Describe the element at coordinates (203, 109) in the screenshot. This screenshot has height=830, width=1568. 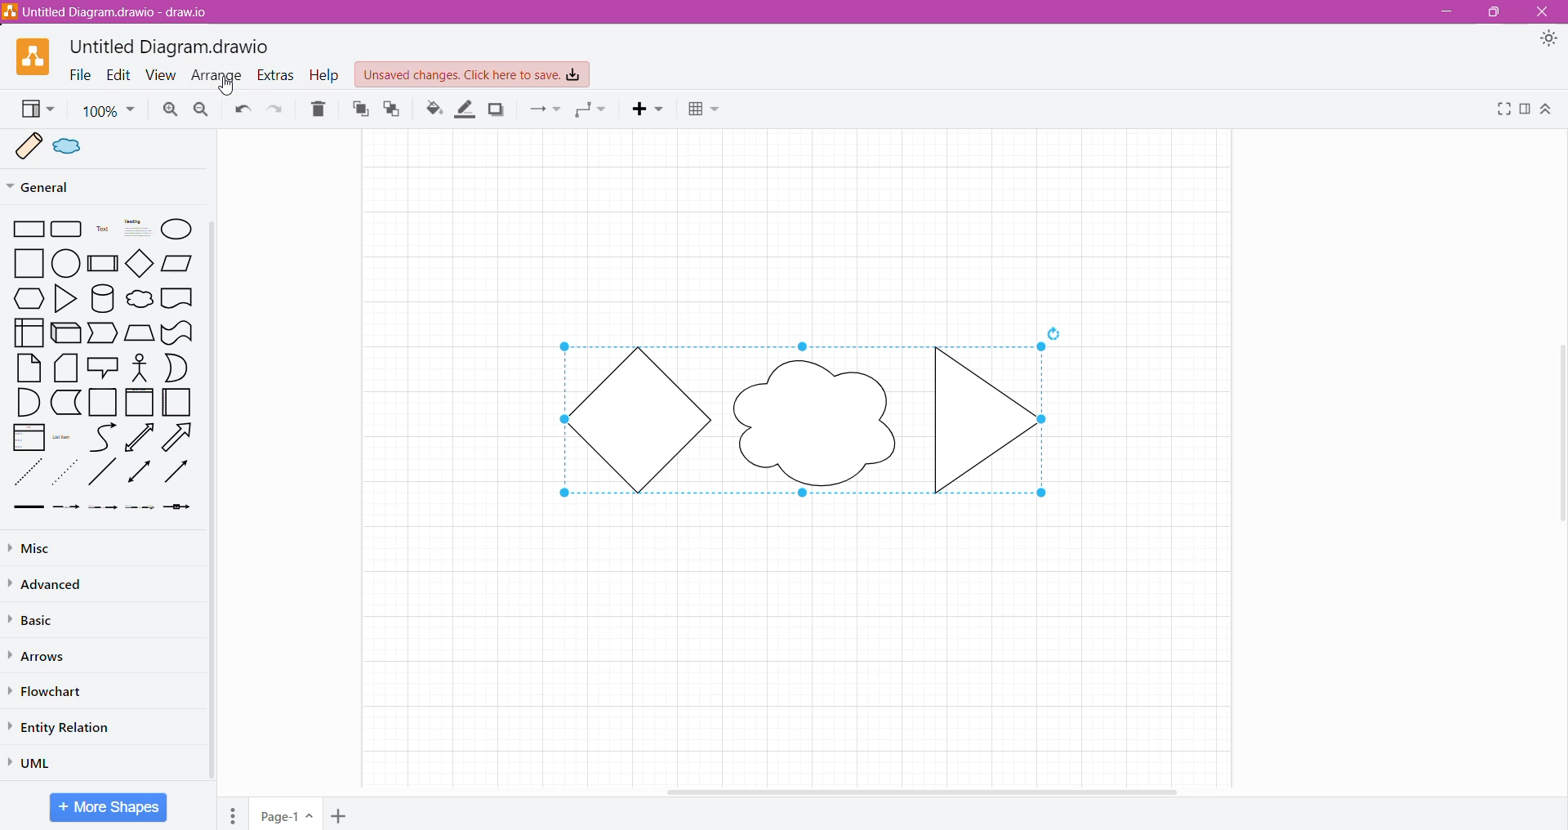
I see `Zoom Out` at that location.